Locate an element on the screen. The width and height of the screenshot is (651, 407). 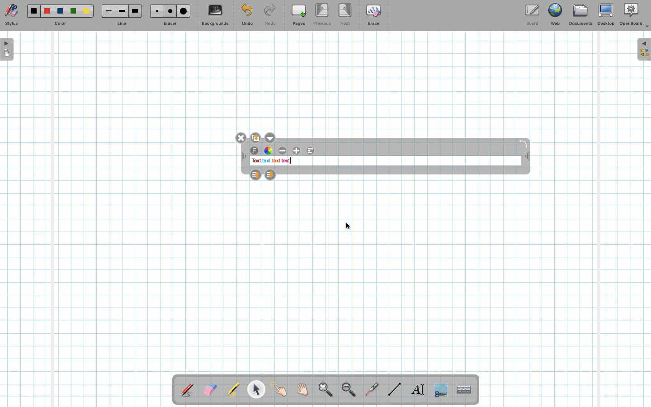
Yellow is located at coordinates (86, 11).